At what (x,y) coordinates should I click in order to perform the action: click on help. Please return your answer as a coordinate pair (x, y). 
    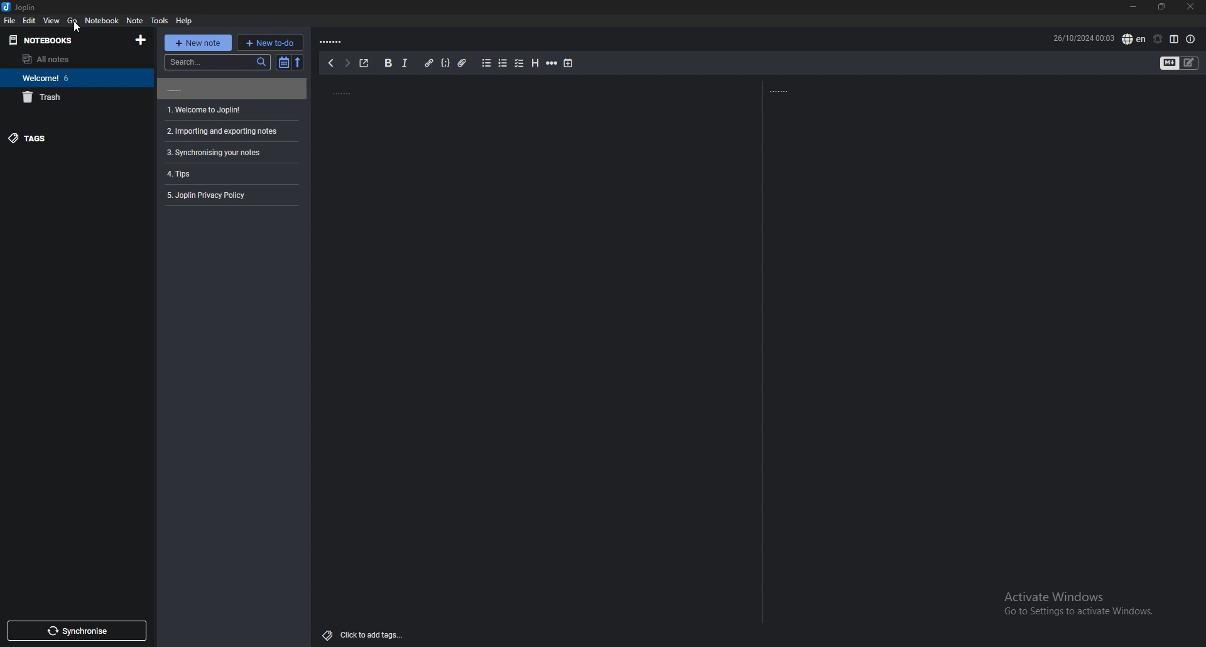
    Looking at the image, I should click on (186, 20).